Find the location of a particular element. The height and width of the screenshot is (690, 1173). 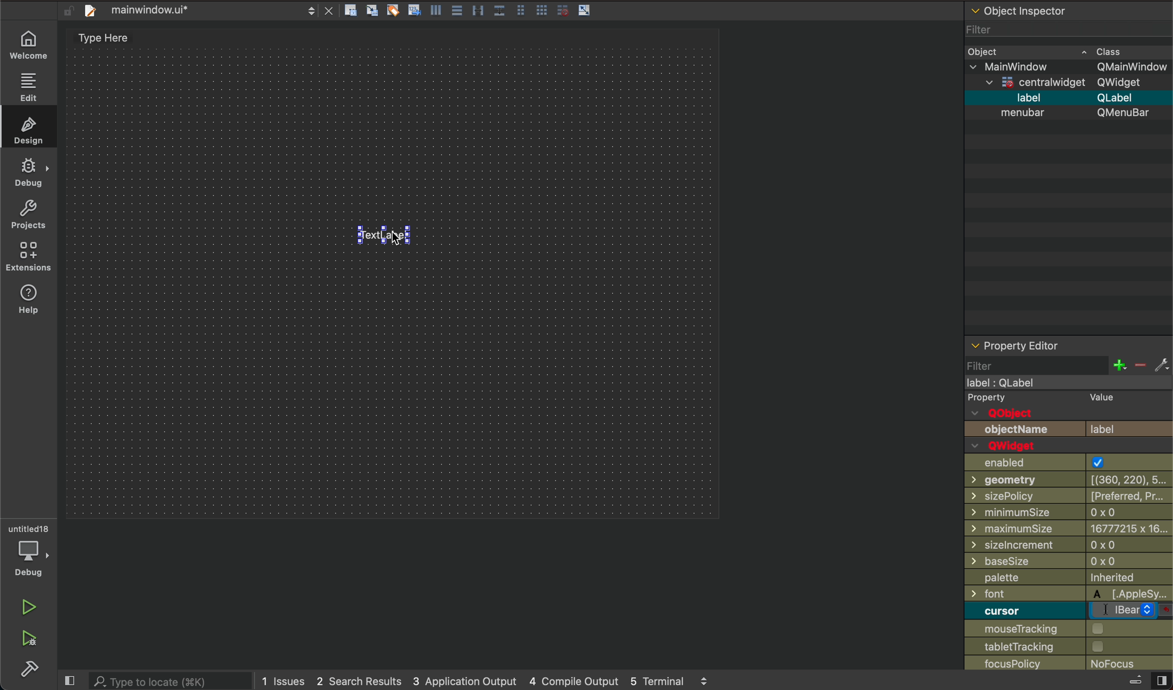

checkbox is located at coordinates (1106, 629).